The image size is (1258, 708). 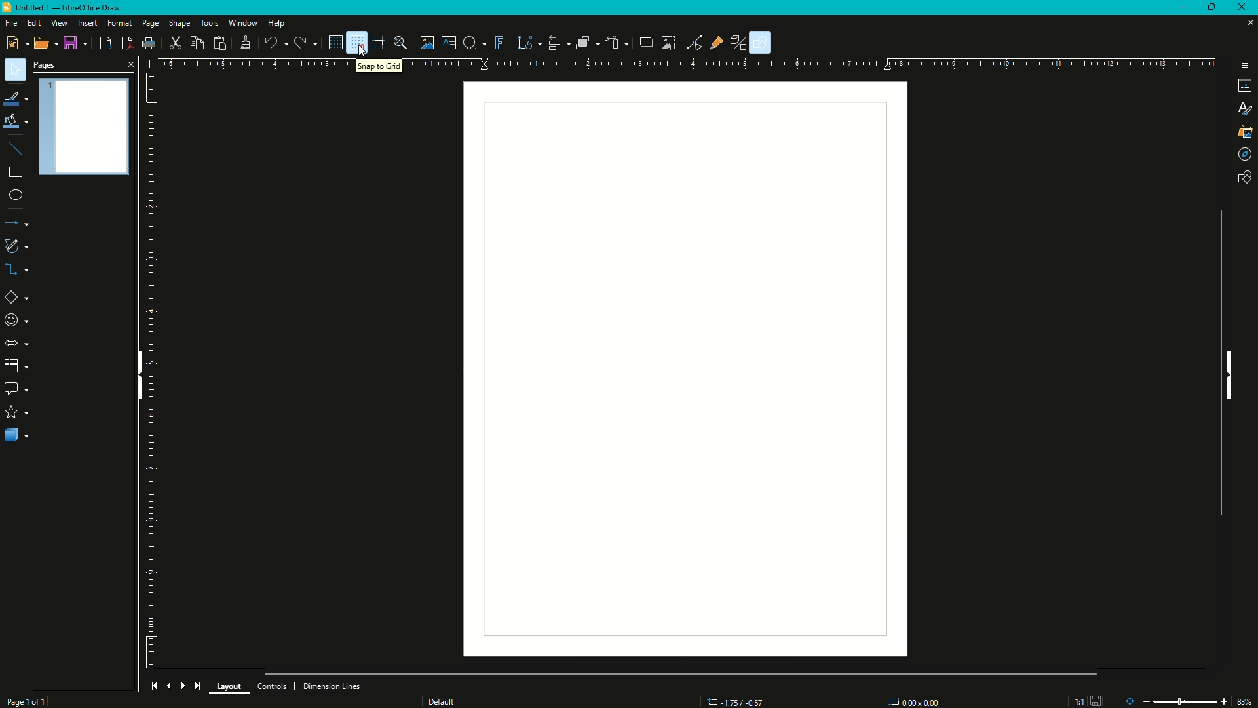 I want to click on Ellipse, so click(x=19, y=192).